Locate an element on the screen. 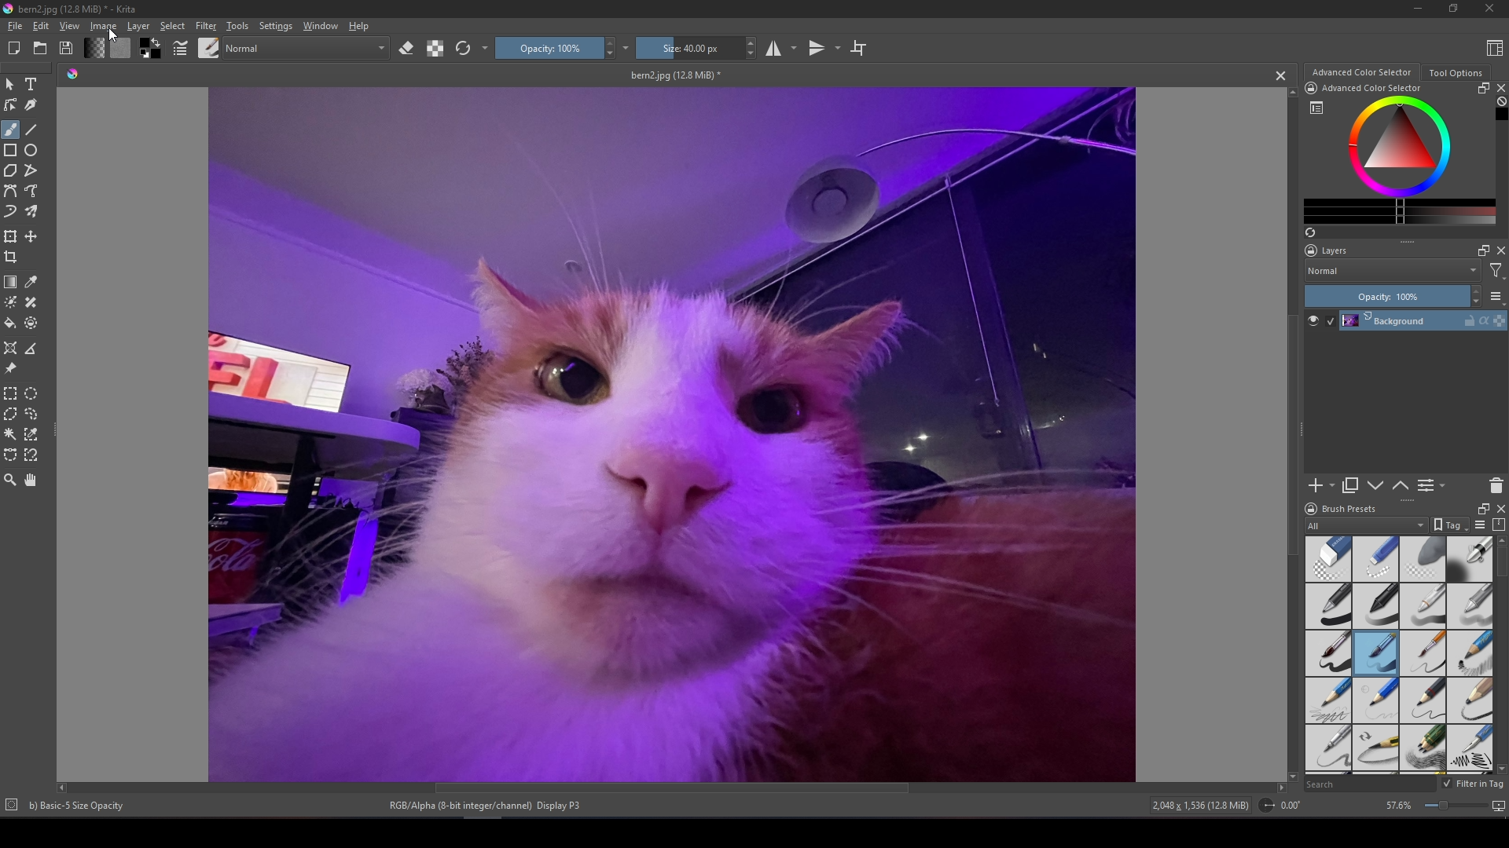 The height and width of the screenshot is (848, 1509). Size is located at coordinates (699, 48).